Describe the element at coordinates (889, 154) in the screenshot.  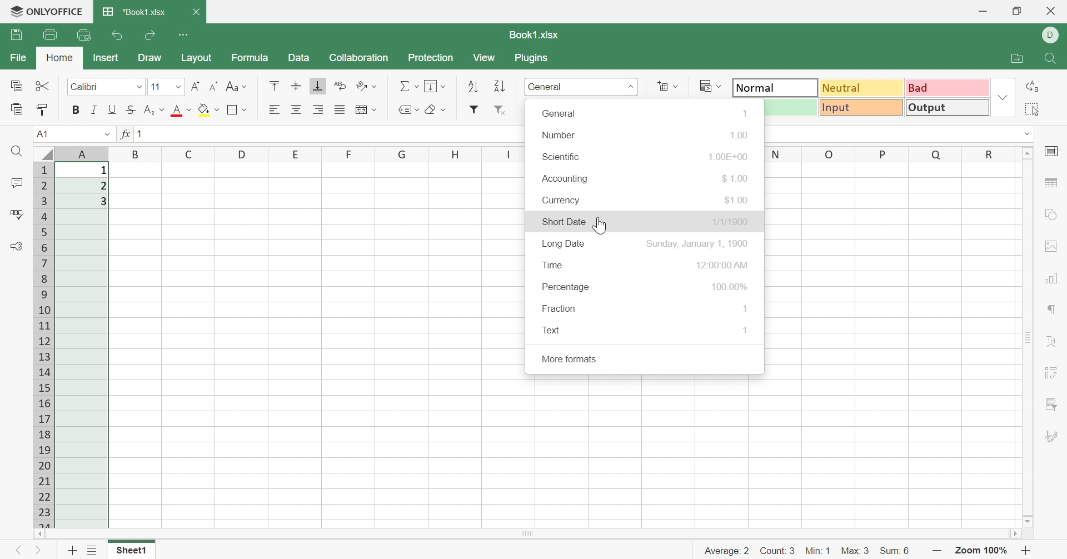
I see `column names` at that location.